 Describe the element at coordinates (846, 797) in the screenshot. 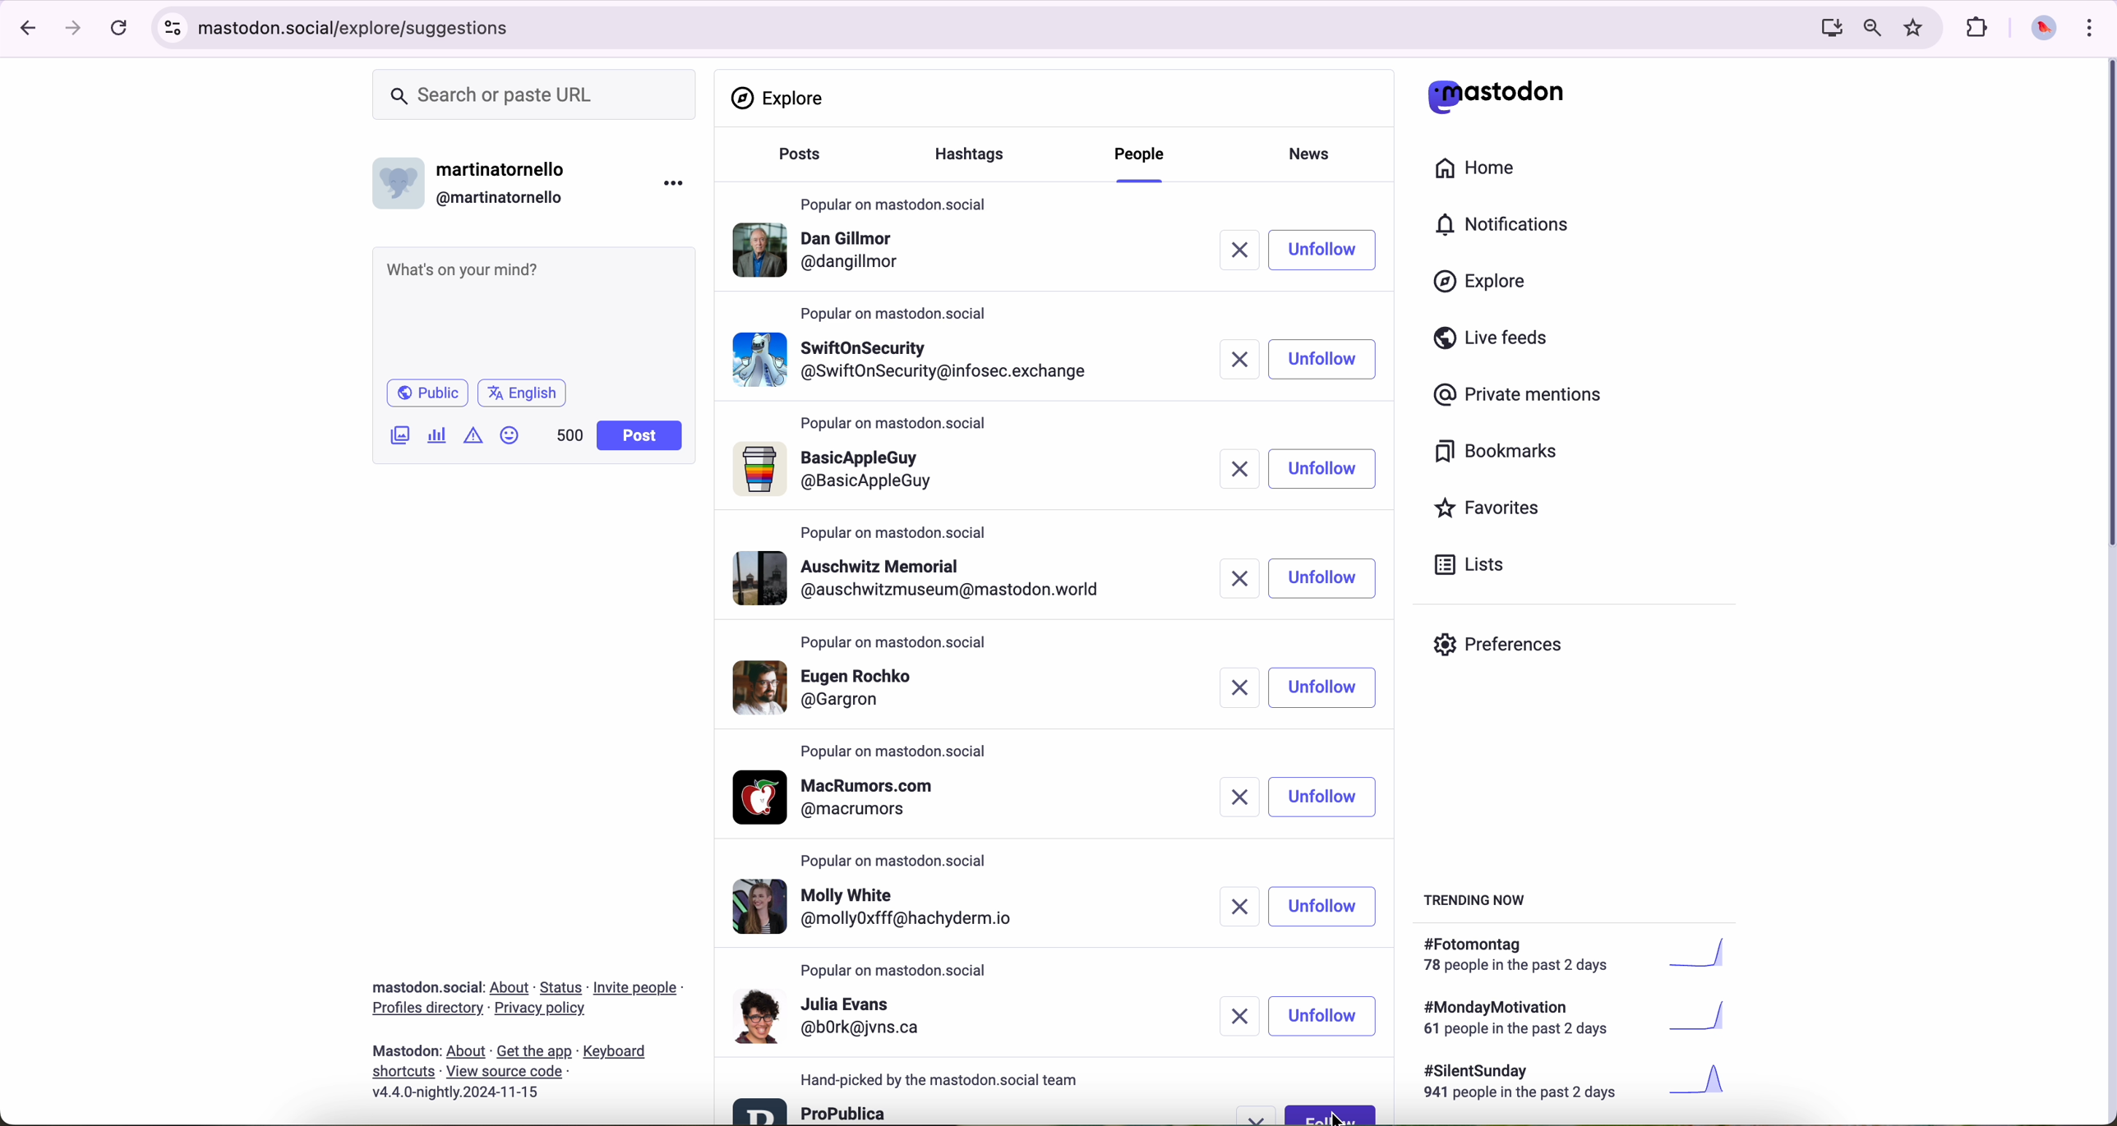

I see `profile` at that location.